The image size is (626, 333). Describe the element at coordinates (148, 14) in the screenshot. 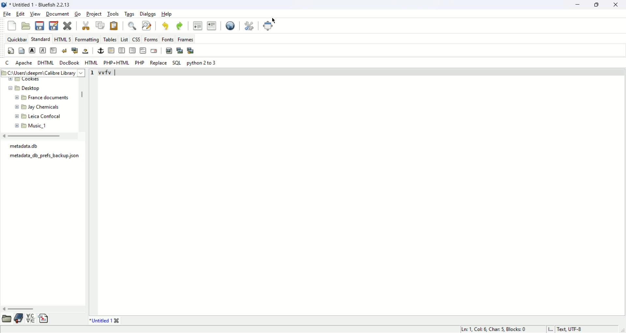

I see `dialogs` at that location.